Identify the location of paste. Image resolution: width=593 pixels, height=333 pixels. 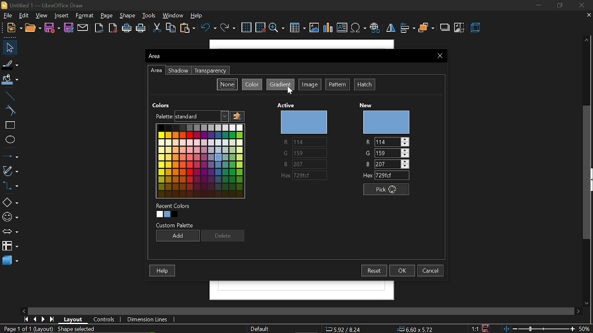
(188, 29).